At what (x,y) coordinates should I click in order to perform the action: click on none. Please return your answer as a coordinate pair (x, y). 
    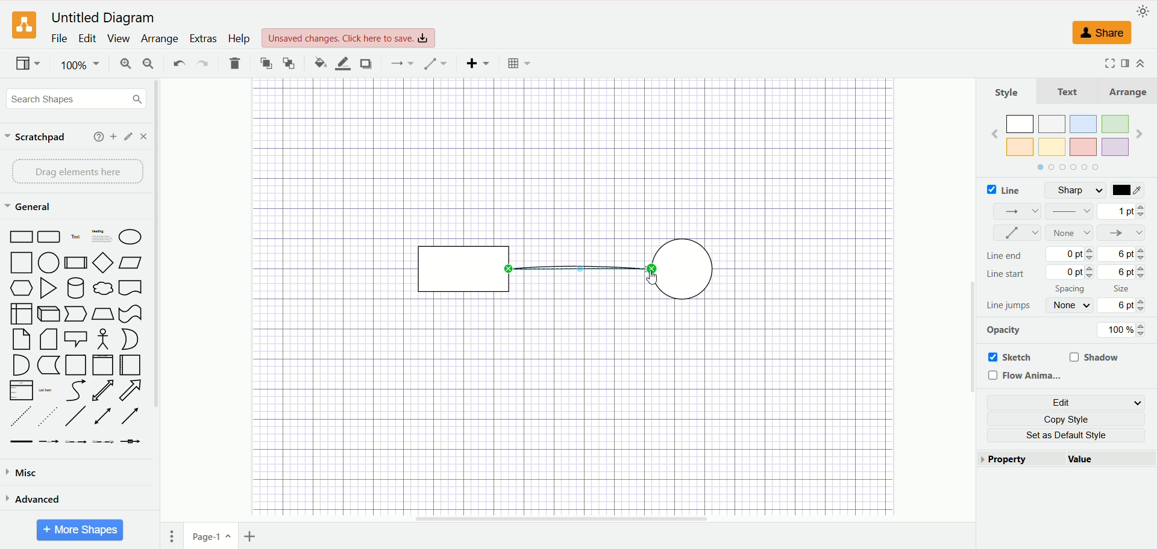
    Looking at the image, I should click on (1070, 232).